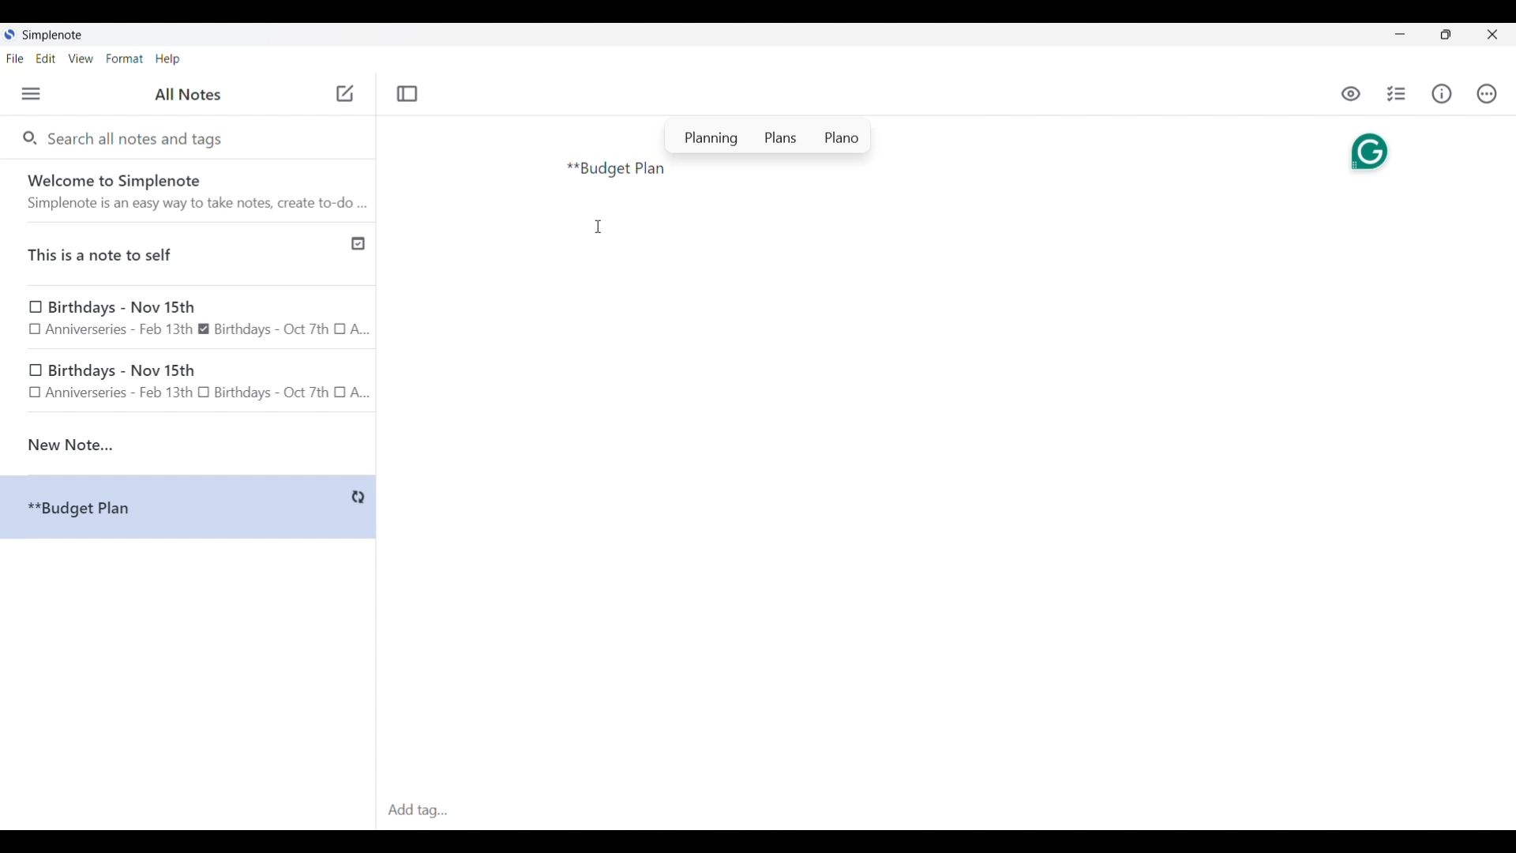 The width and height of the screenshot is (1516, 853). Describe the element at coordinates (768, 136) in the screenshot. I see `Word suggestions text typed in` at that location.